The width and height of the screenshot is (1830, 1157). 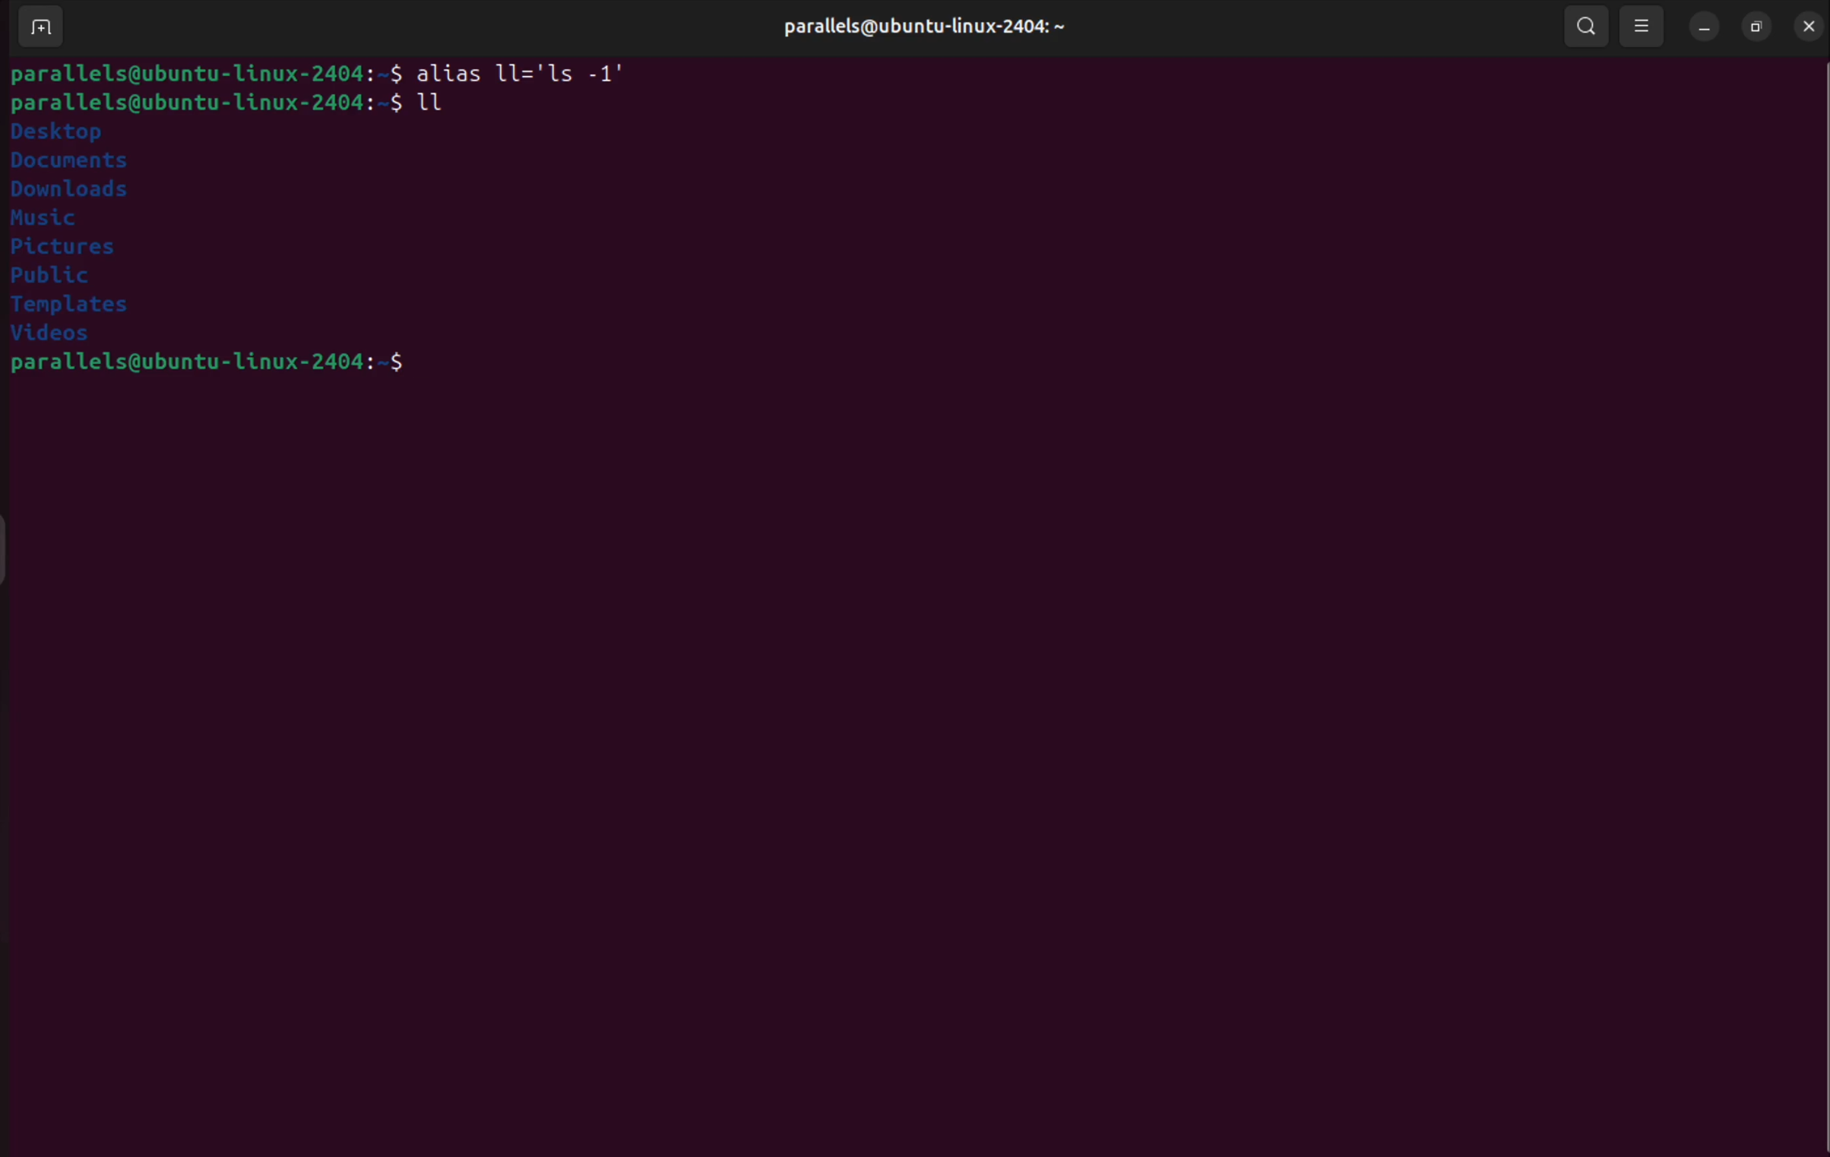 What do you see at coordinates (1587, 25) in the screenshot?
I see `search ` at bounding box center [1587, 25].